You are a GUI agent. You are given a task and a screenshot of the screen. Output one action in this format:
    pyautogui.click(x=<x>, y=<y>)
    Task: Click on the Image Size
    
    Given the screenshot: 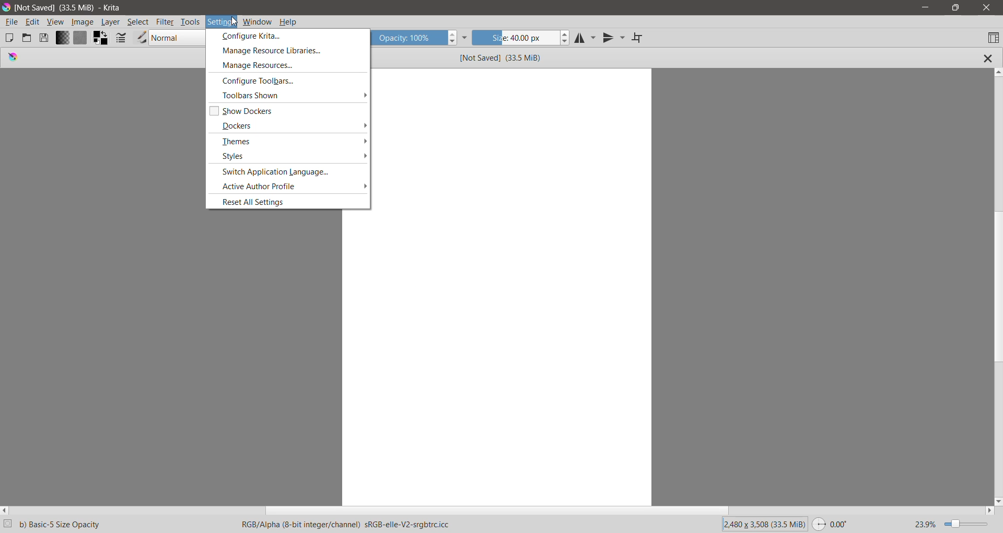 What is the action you would take?
    pyautogui.click(x=745, y=525)
    